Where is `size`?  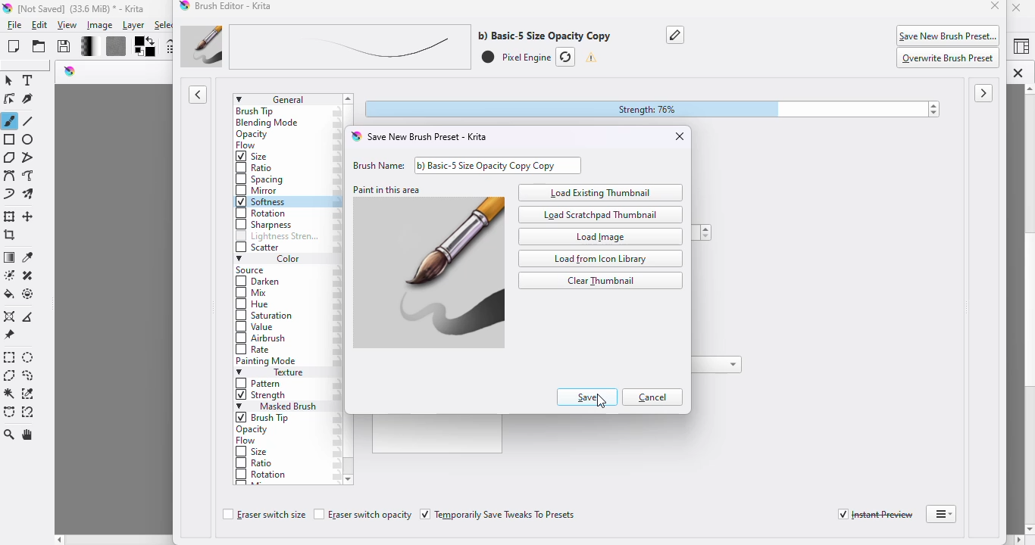
size is located at coordinates (252, 452).